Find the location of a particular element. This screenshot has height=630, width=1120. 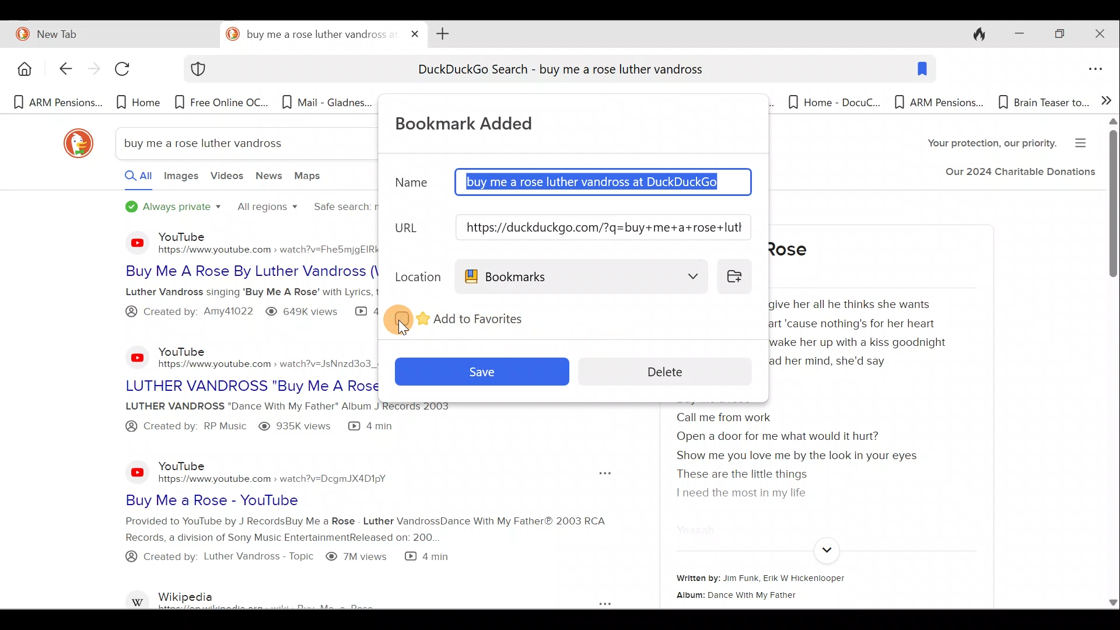

Buy Me a Rose - YouTube is located at coordinates (306, 500).